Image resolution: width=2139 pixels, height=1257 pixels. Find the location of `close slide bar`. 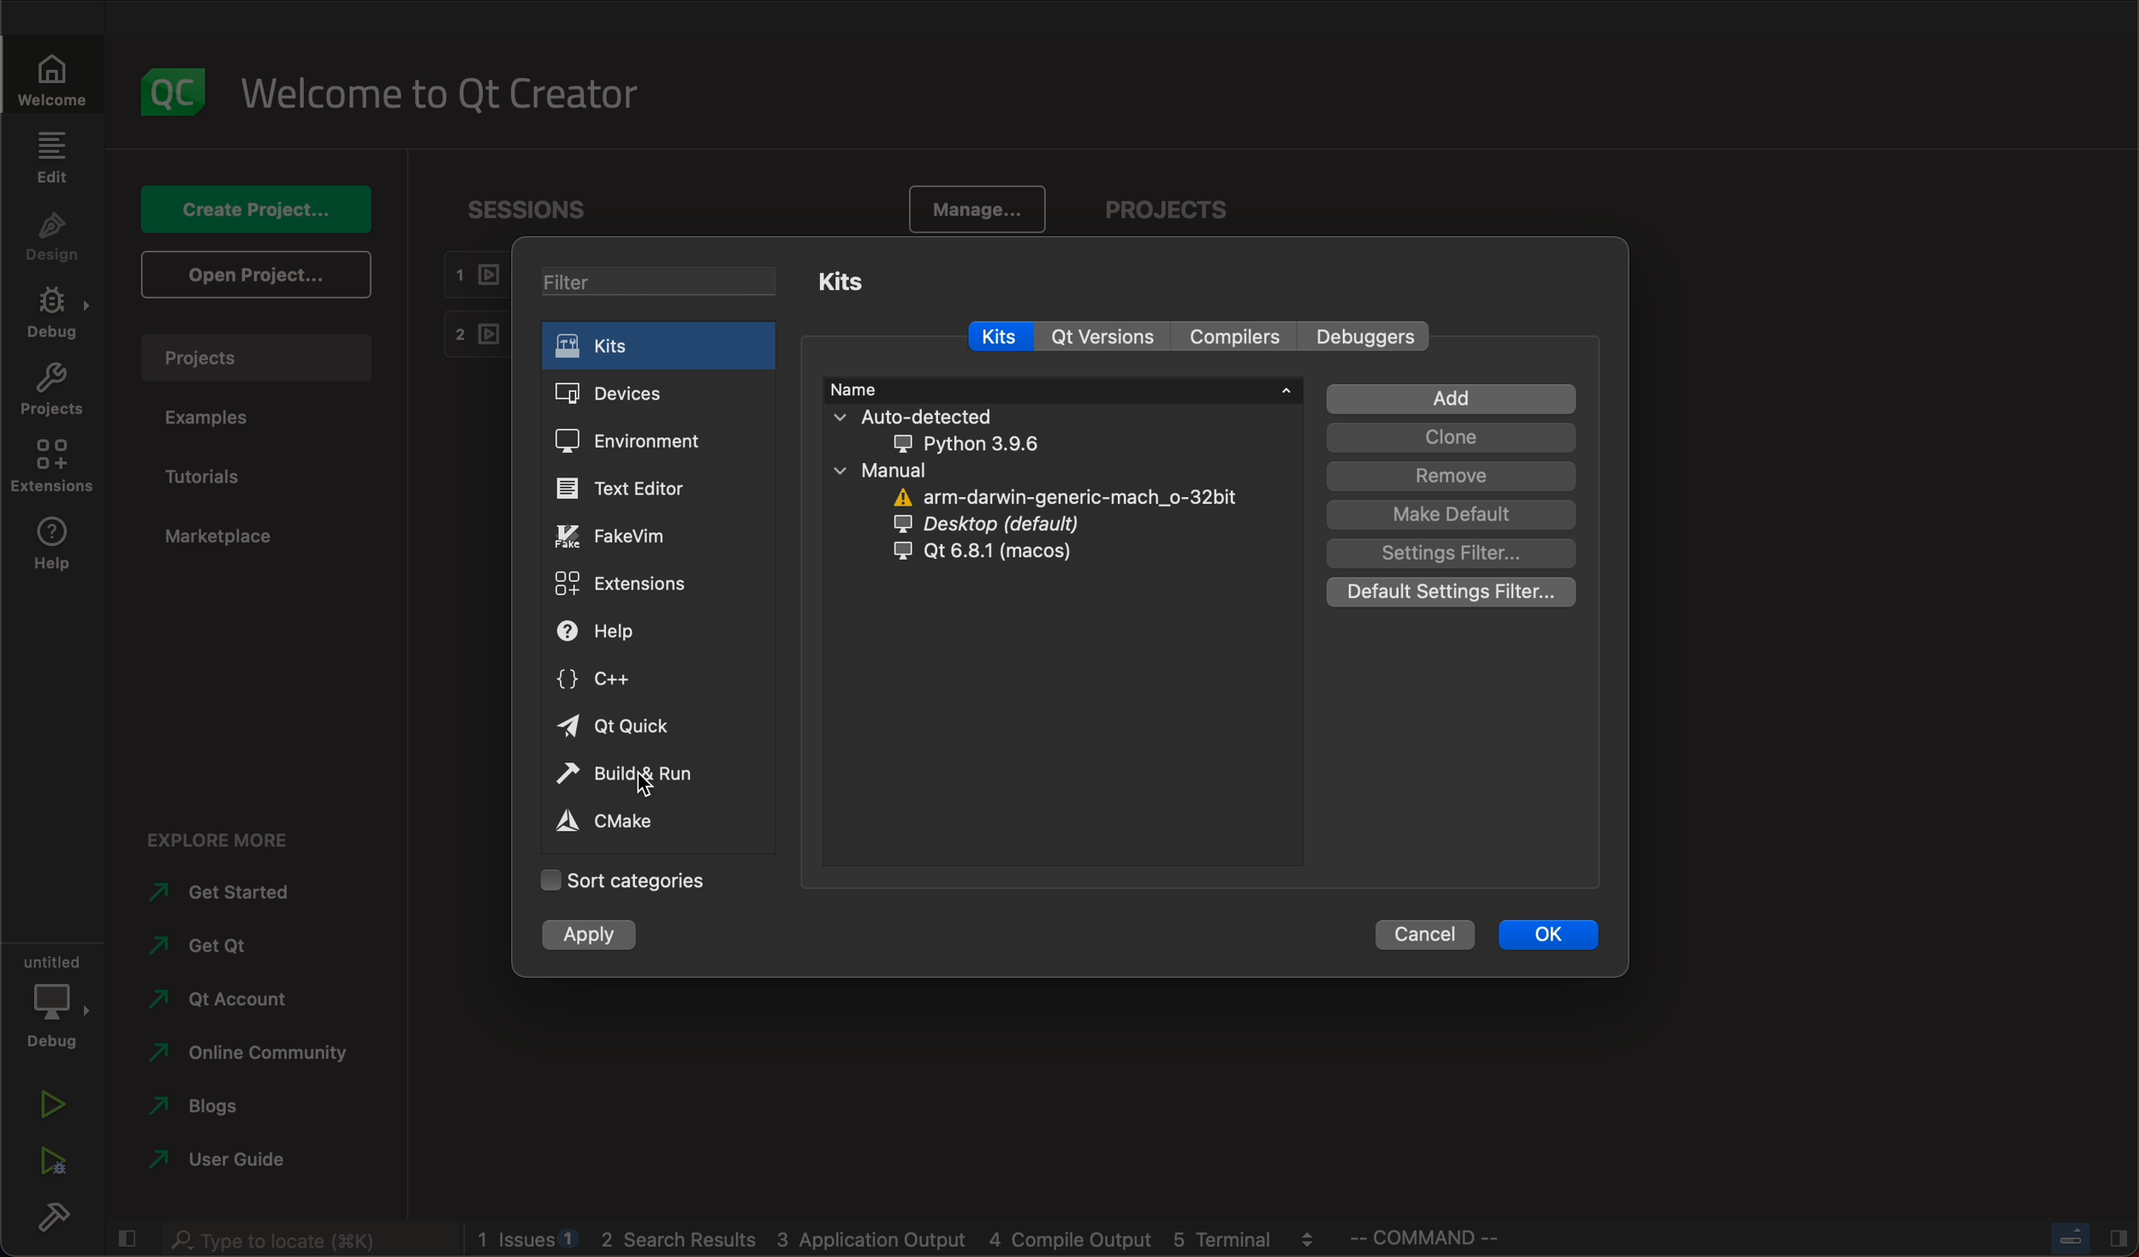

close slide bar is located at coordinates (2086, 1237).